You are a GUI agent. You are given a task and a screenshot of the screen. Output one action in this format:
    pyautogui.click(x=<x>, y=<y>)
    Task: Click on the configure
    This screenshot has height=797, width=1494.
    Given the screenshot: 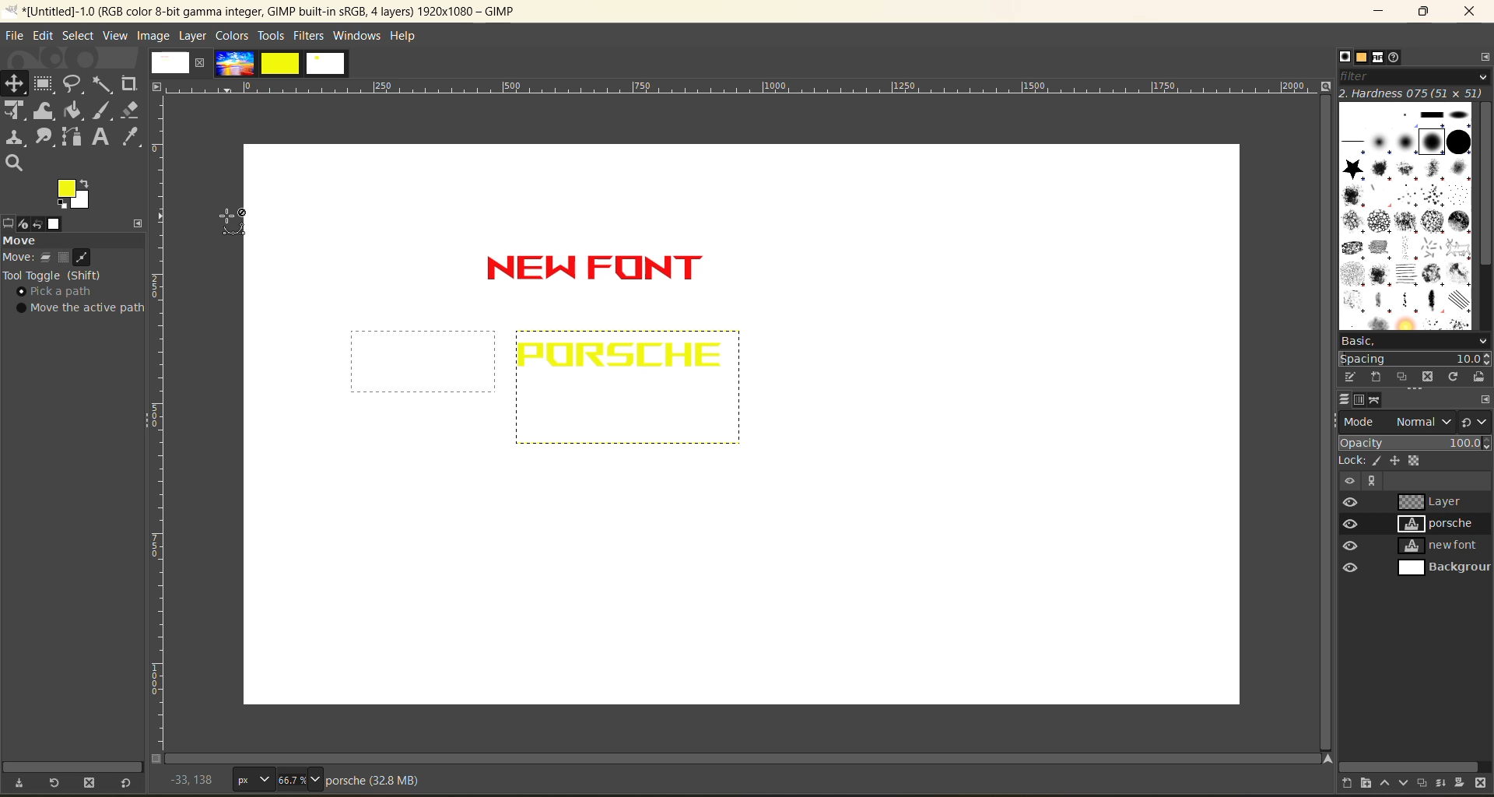 What is the action you would take?
    pyautogui.click(x=1485, y=398)
    